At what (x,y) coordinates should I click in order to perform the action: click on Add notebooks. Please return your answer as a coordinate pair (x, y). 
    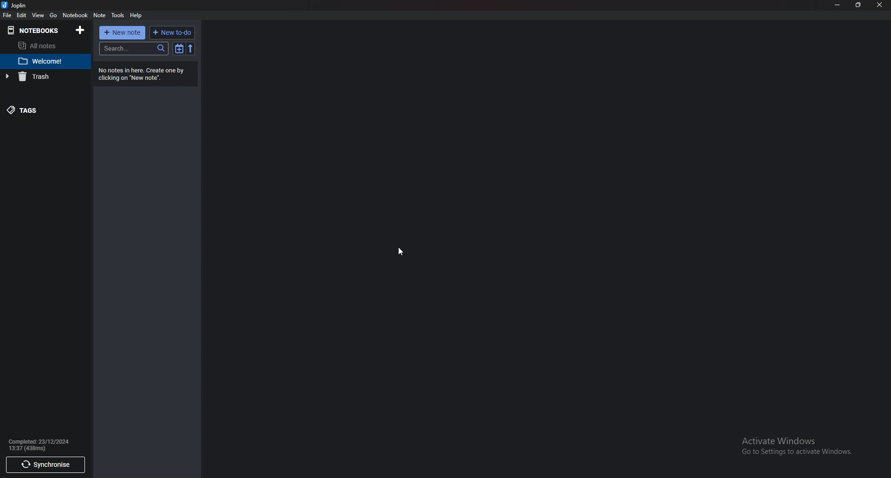
    Looking at the image, I should click on (81, 30).